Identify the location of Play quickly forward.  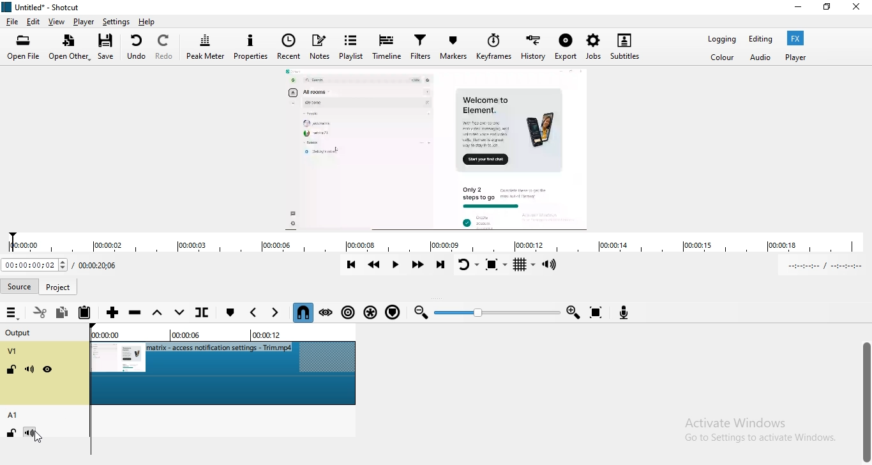
(419, 266).